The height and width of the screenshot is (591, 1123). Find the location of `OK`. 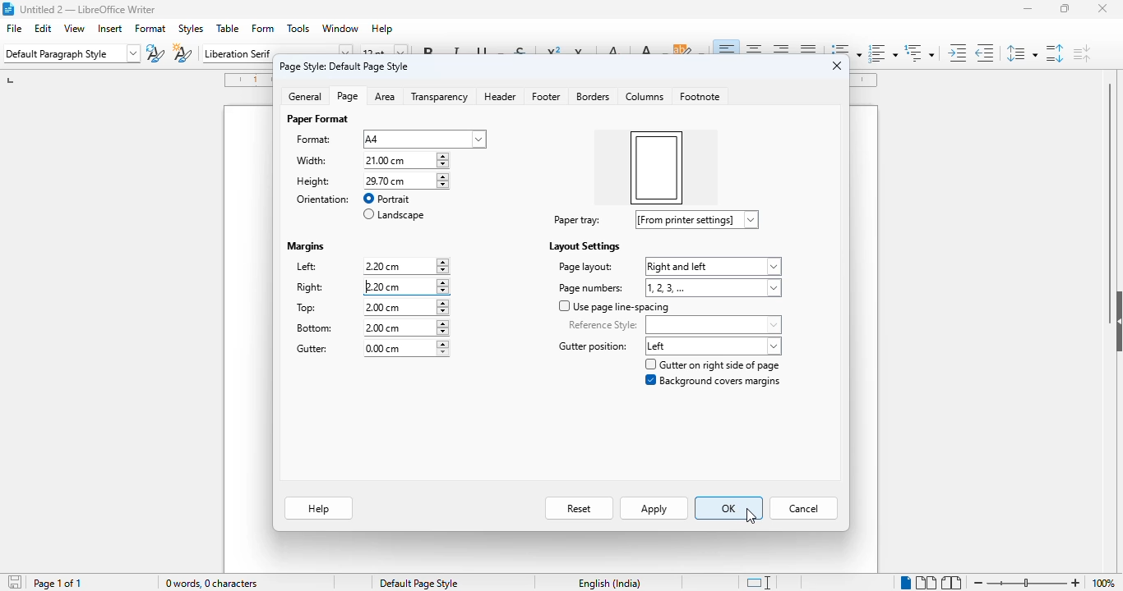

OK is located at coordinates (730, 508).